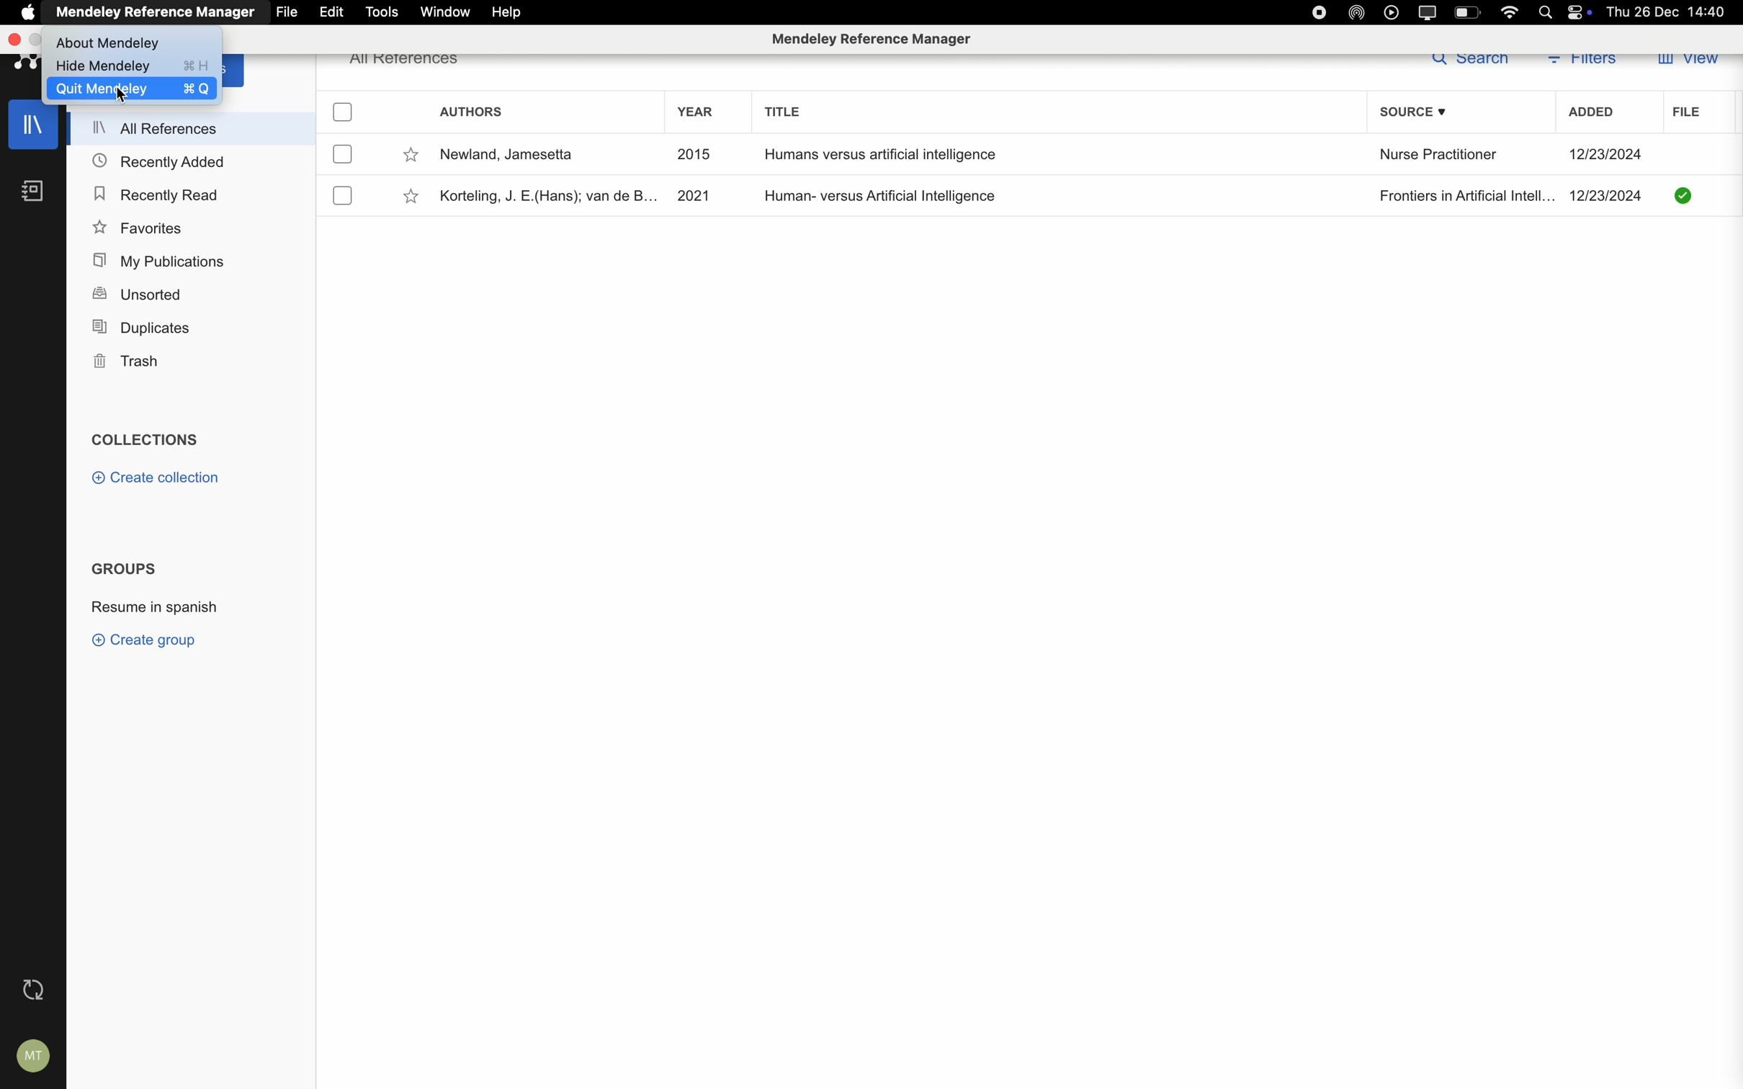  I want to click on tools, so click(380, 12).